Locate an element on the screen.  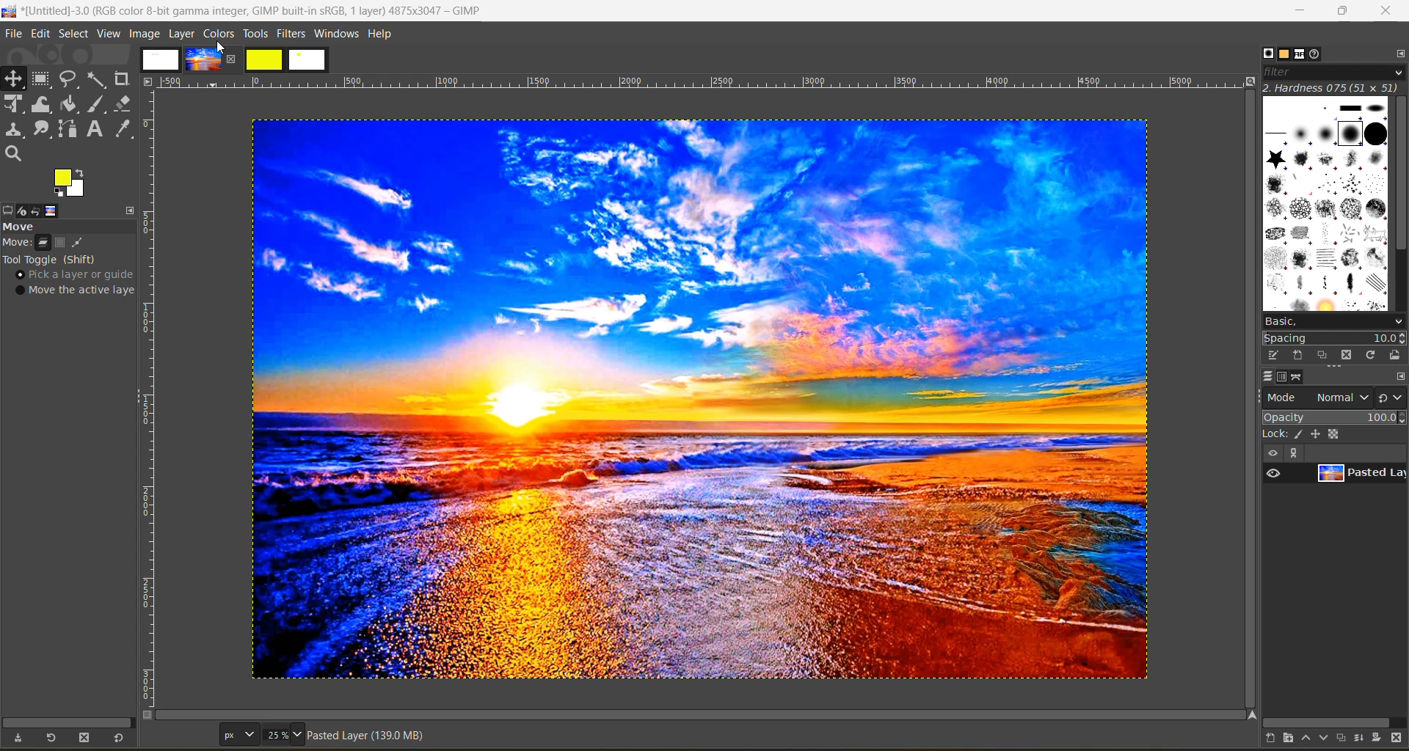
fonts is located at coordinates (1303, 56).